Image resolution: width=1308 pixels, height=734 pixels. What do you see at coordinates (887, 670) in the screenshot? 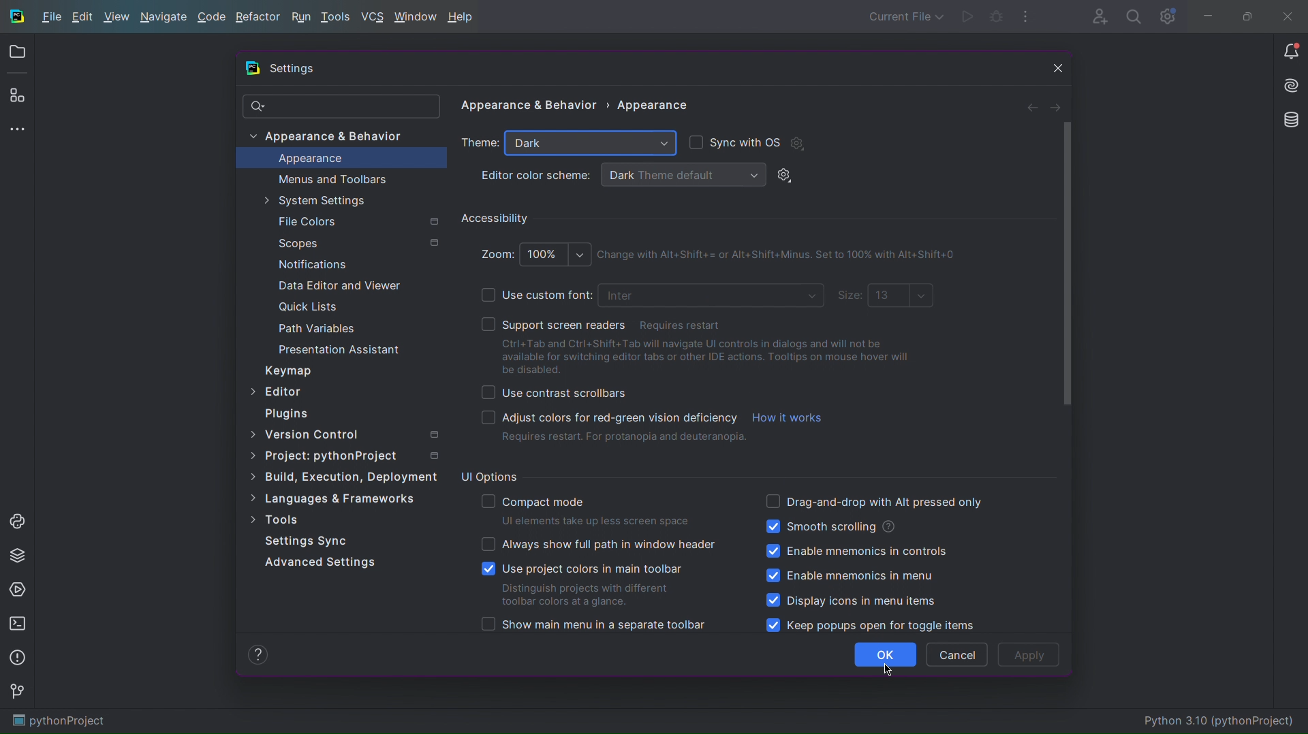
I see `Cursor ` at bounding box center [887, 670].